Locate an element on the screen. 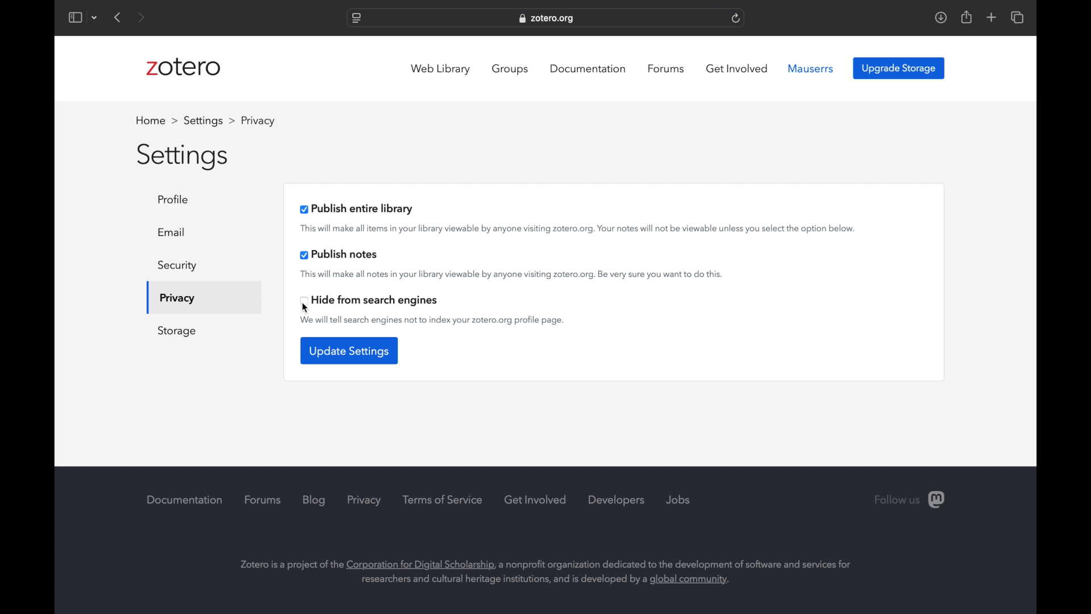  zotero is located at coordinates (186, 68).